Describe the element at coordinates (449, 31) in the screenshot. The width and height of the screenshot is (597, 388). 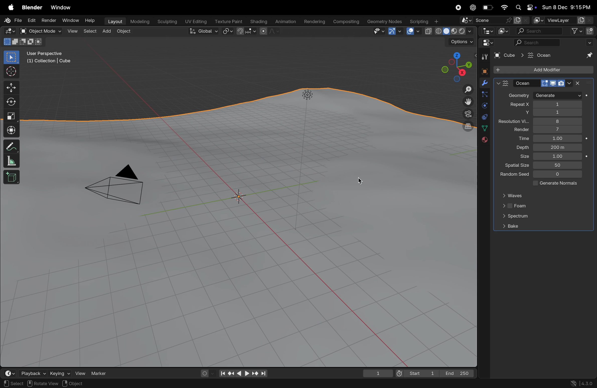
I see `view port shading` at that location.